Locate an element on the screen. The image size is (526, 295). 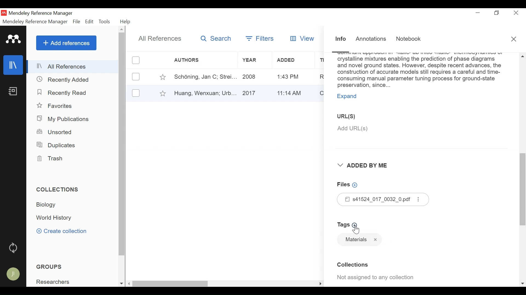
Close is located at coordinates (514, 39).